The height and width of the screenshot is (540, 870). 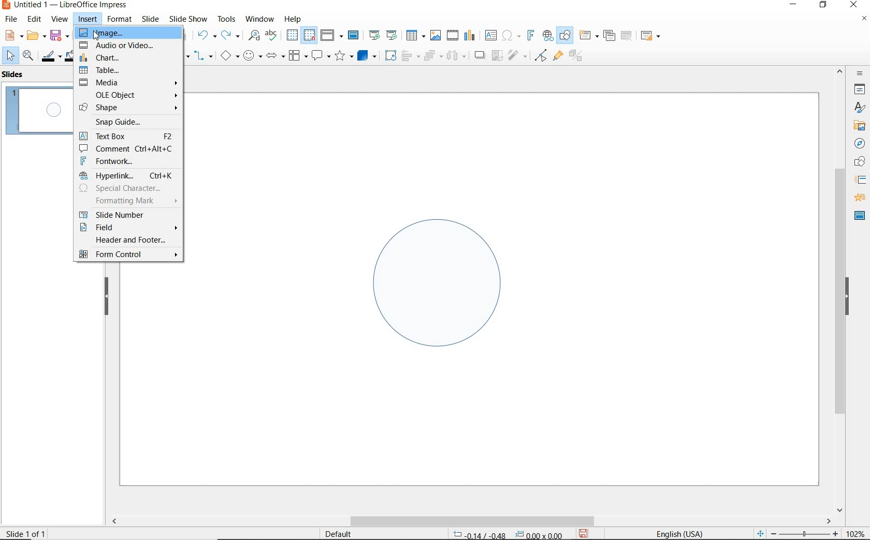 What do you see at coordinates (95, 37) in the screenshot?
I see `Cursor` at bounding box center [95, 37].